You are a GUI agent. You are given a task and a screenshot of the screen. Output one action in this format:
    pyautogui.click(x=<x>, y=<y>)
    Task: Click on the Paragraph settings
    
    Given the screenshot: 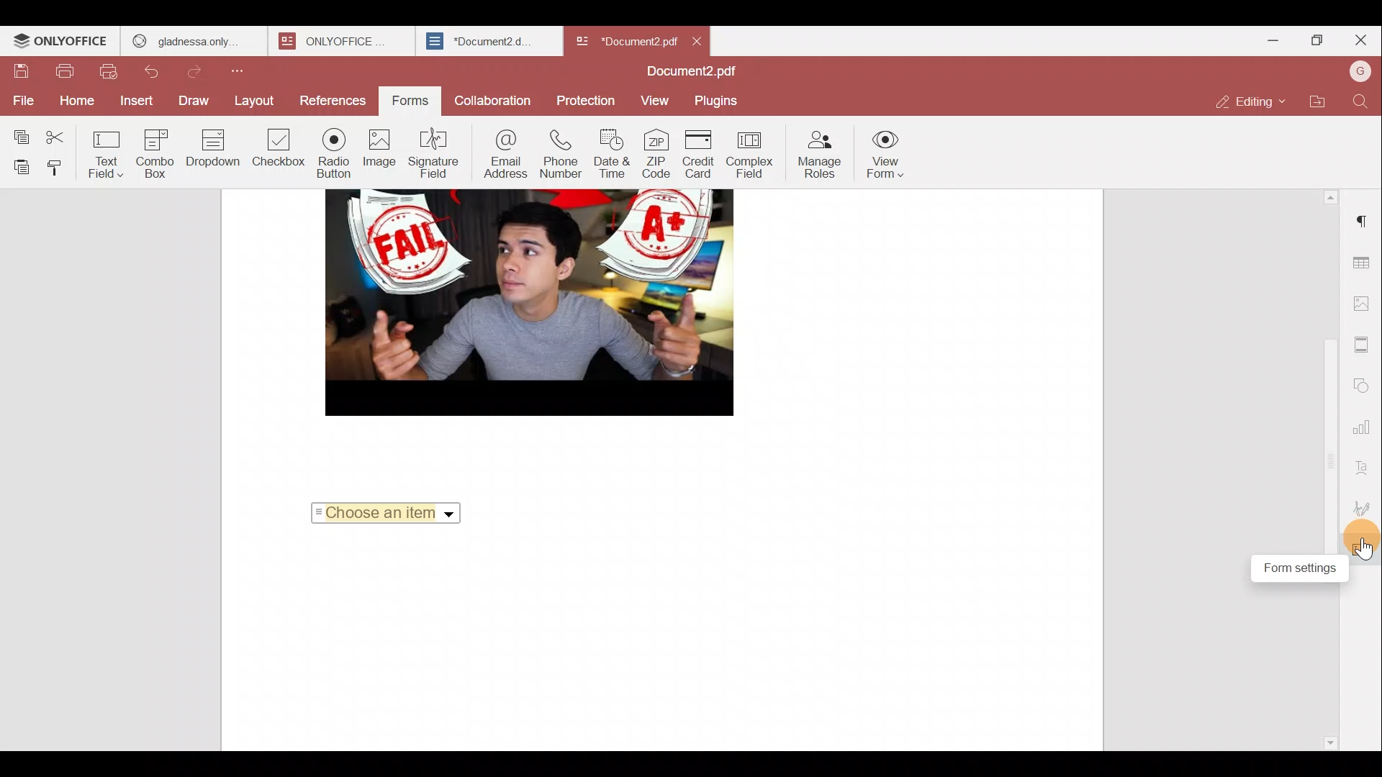 What is the action you would take?
    pyautogui.click(x=1364, y=217)
    